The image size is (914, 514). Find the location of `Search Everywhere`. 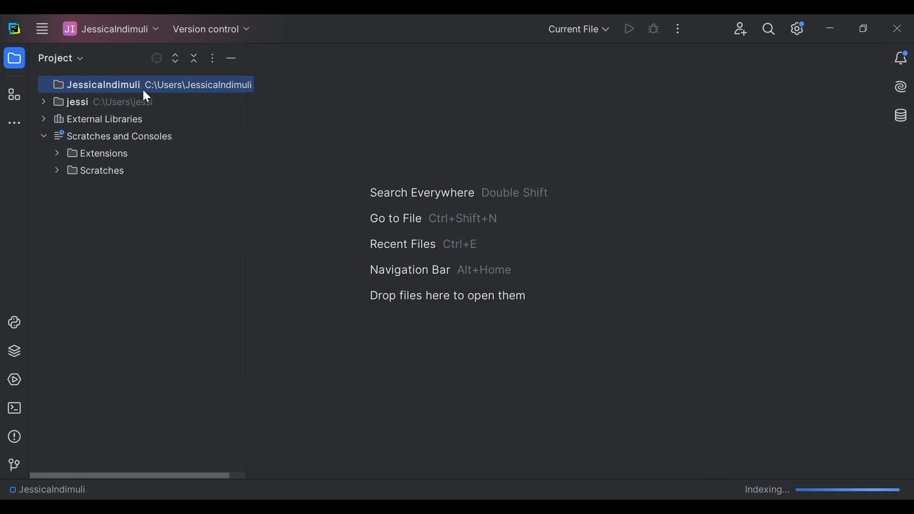

Search Everywhere is located at coordinates (421, 193).